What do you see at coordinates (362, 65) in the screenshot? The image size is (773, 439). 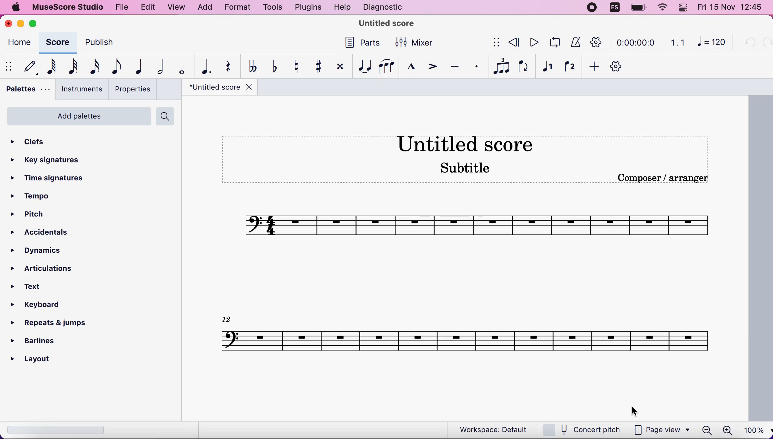 I see `tie` at bounding box center [362, 65].